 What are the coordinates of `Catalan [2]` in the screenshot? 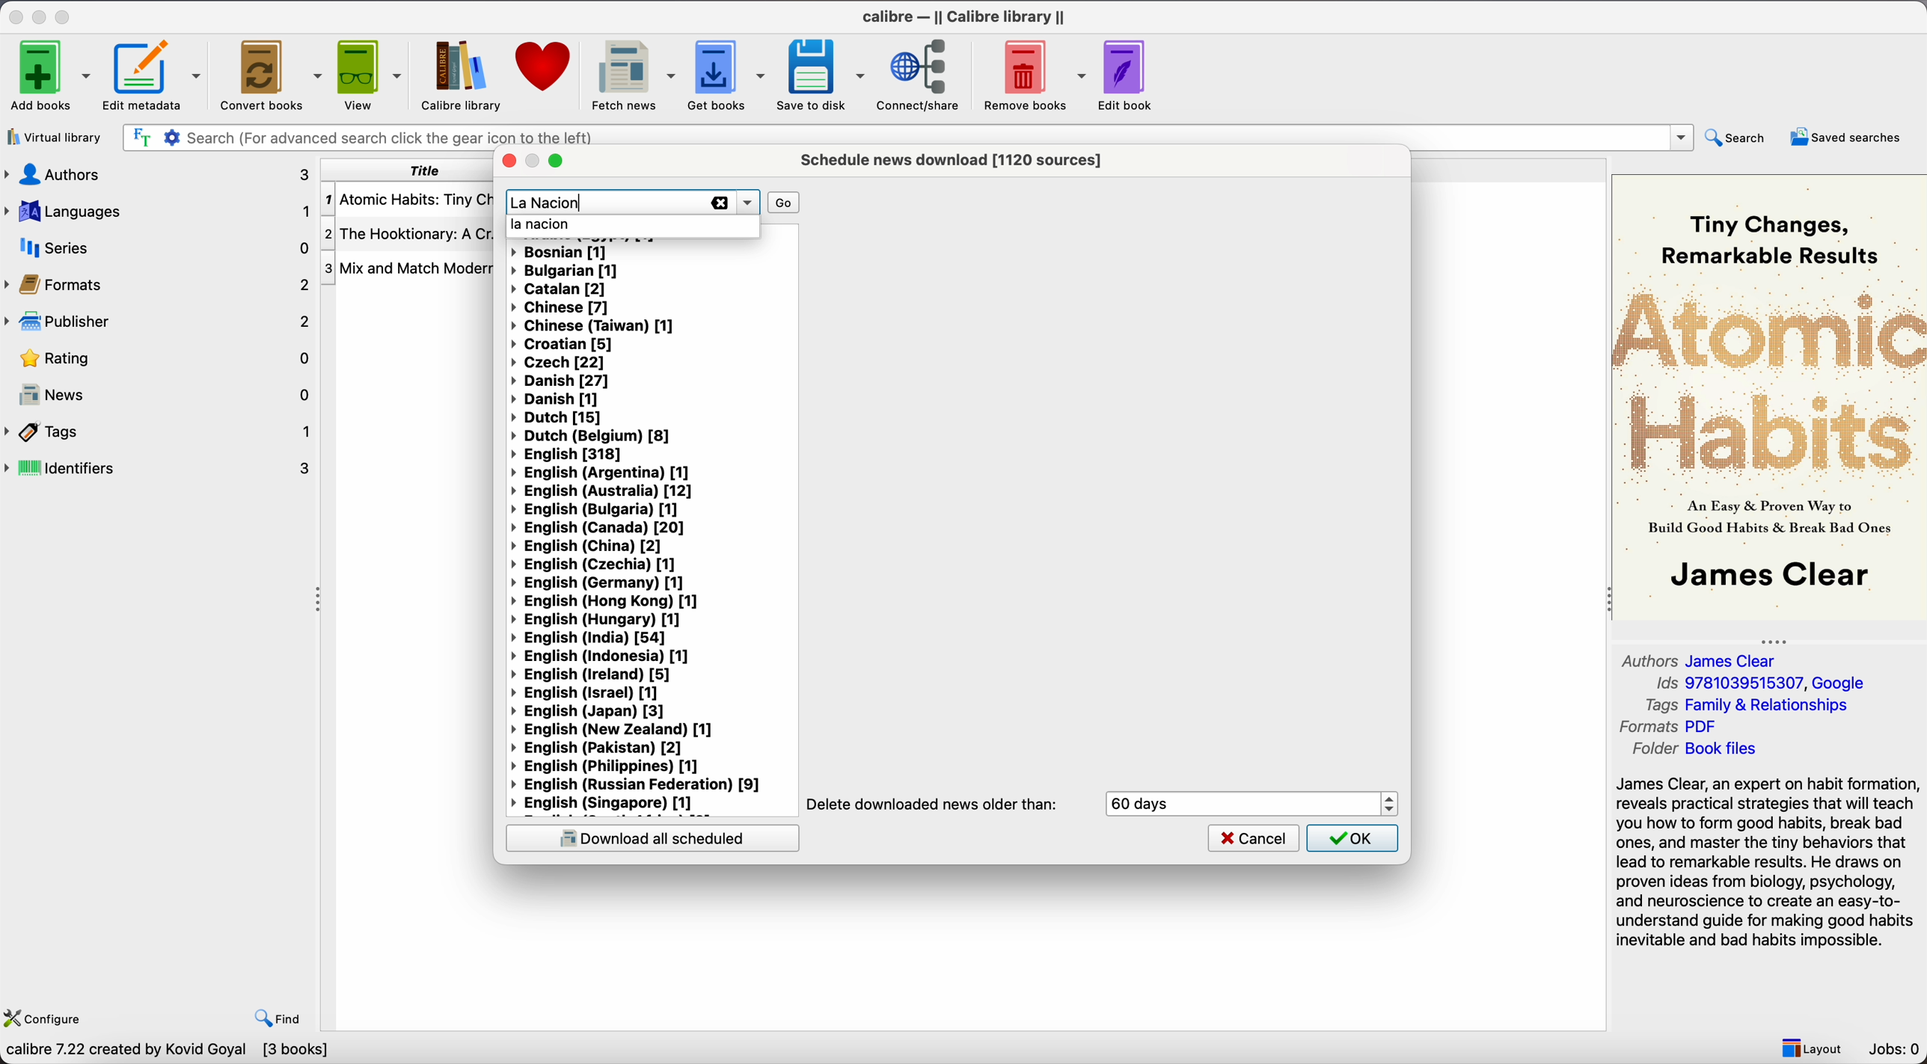 It's located at (561, 289).